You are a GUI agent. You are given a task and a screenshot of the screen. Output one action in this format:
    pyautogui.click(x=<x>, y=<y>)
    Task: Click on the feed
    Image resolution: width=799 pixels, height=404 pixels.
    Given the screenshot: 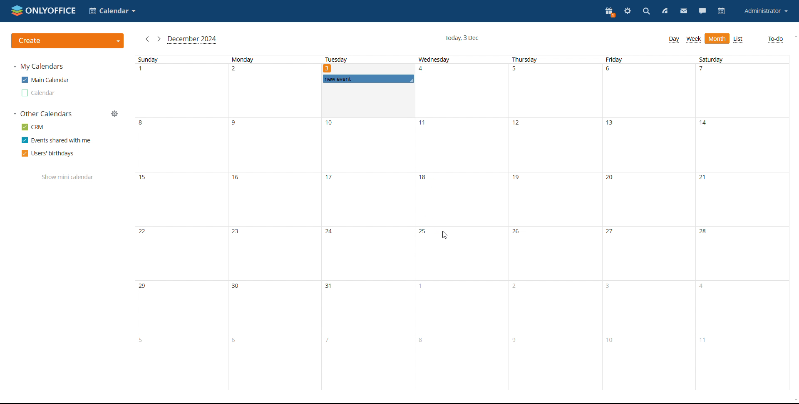 What is the action you would take?
    pyautogui.click(x=665, y=12)
    